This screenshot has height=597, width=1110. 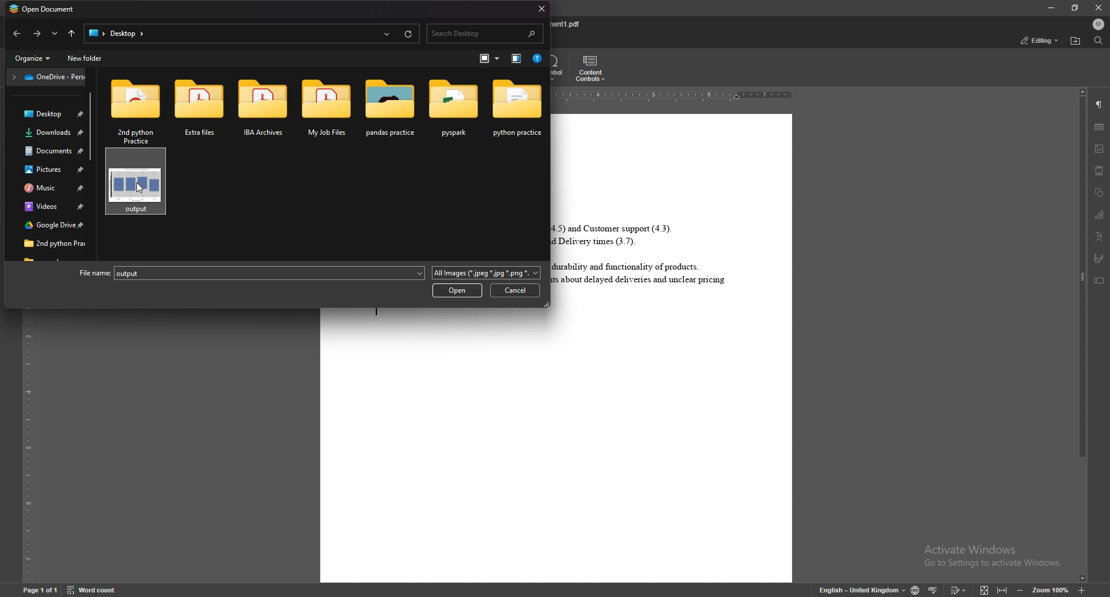 What do you see at coordinates (1100, 236) in the screenshot?
I see `text art` at bounding box center [1100, 236].